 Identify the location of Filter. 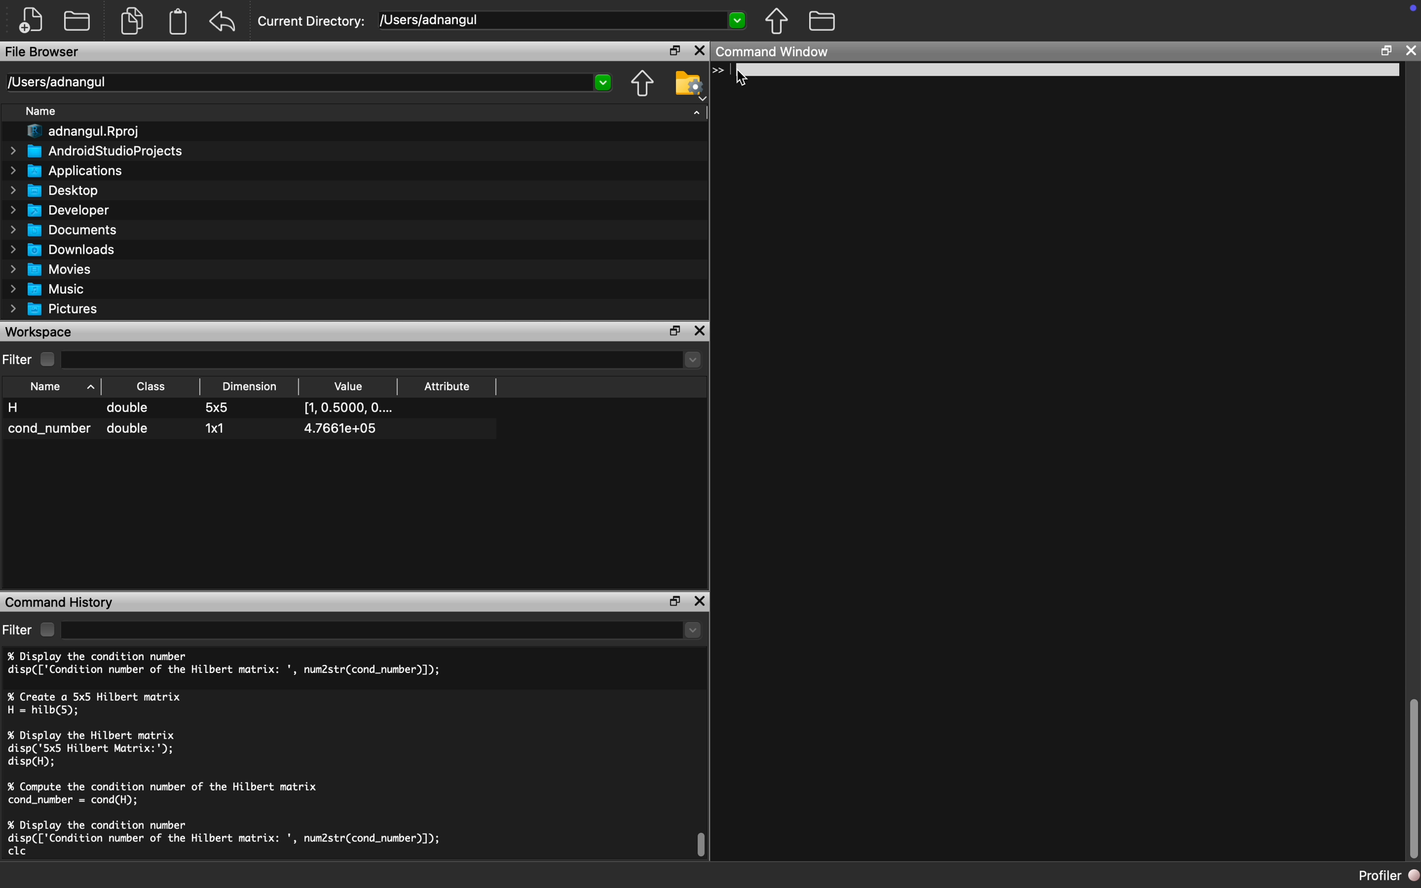
(18, 629).